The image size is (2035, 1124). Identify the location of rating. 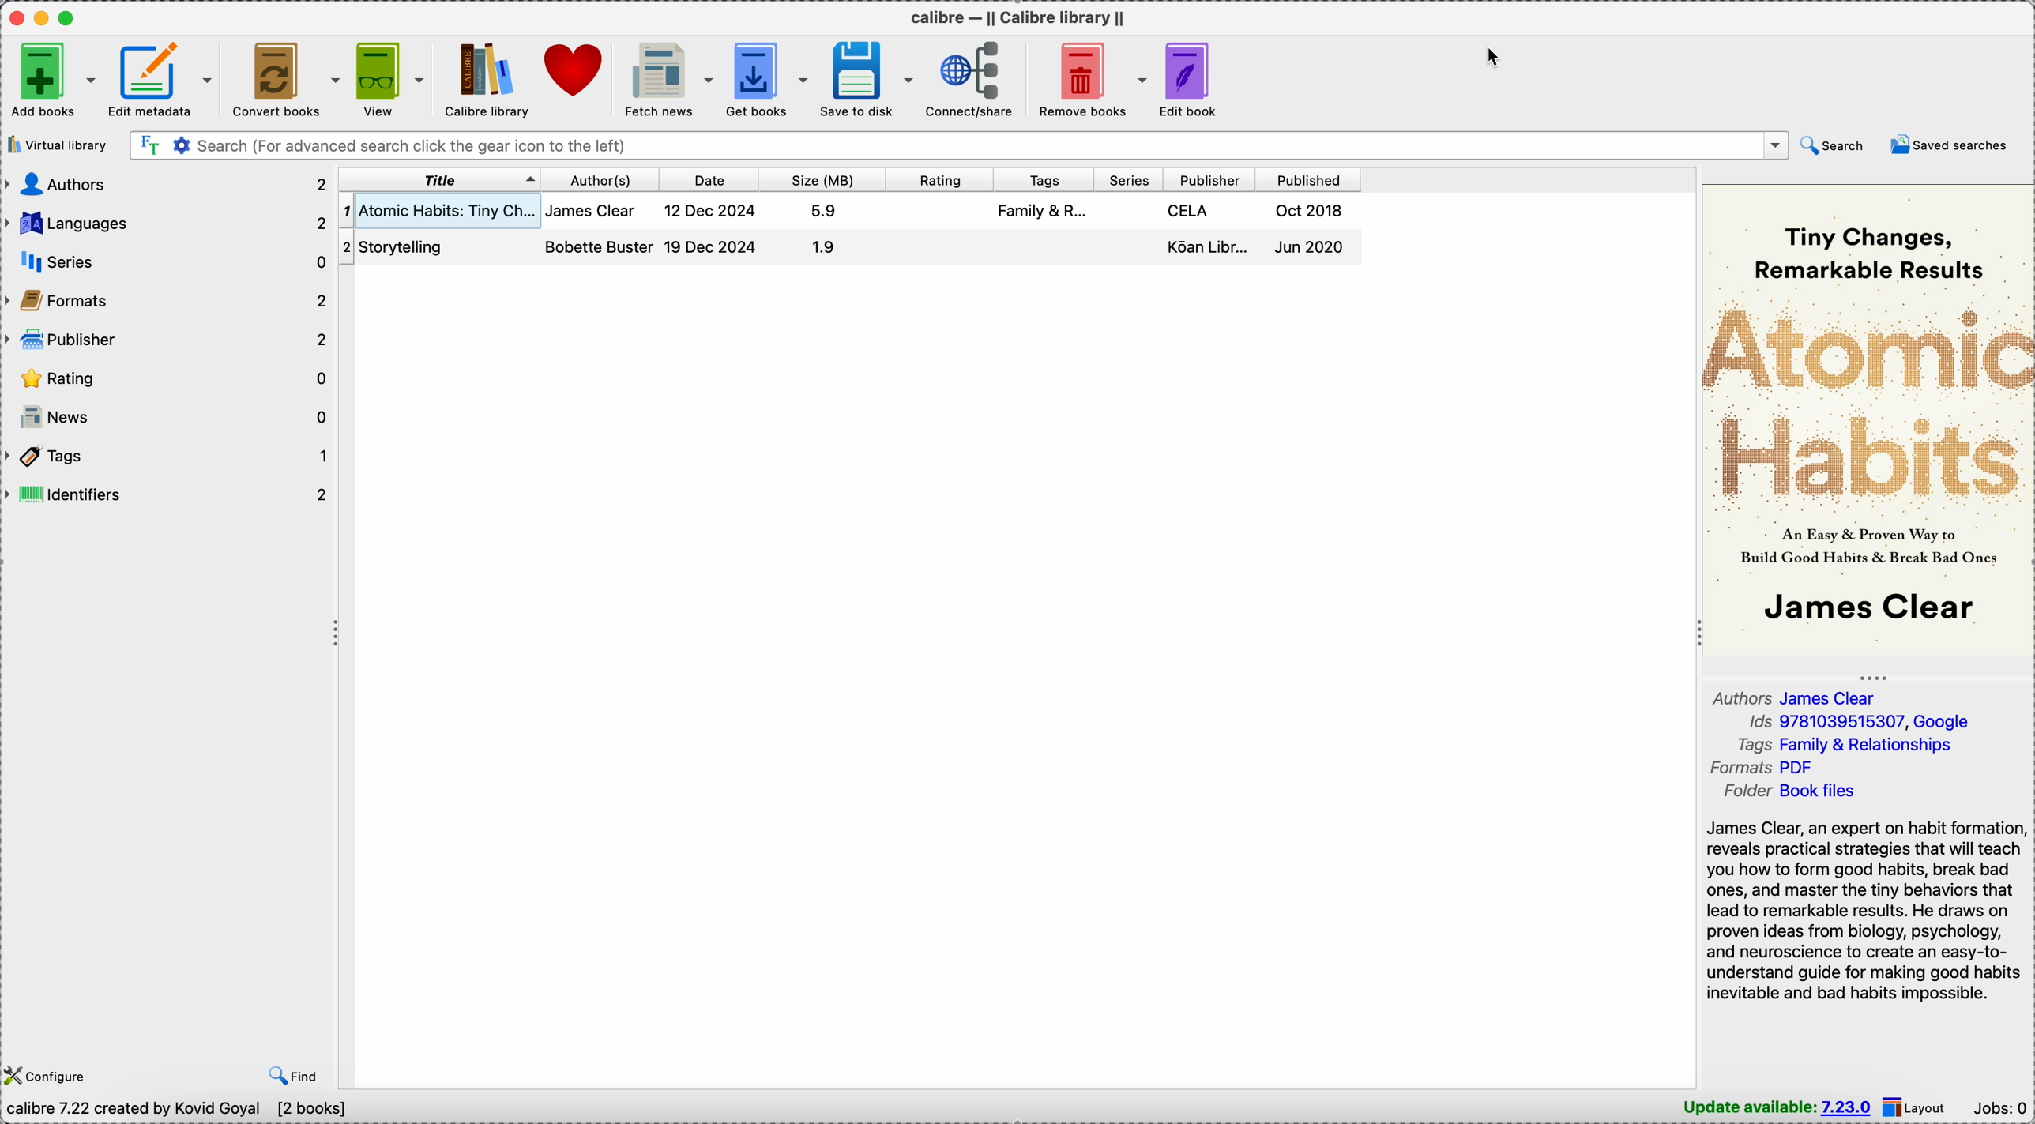
(935, 180).